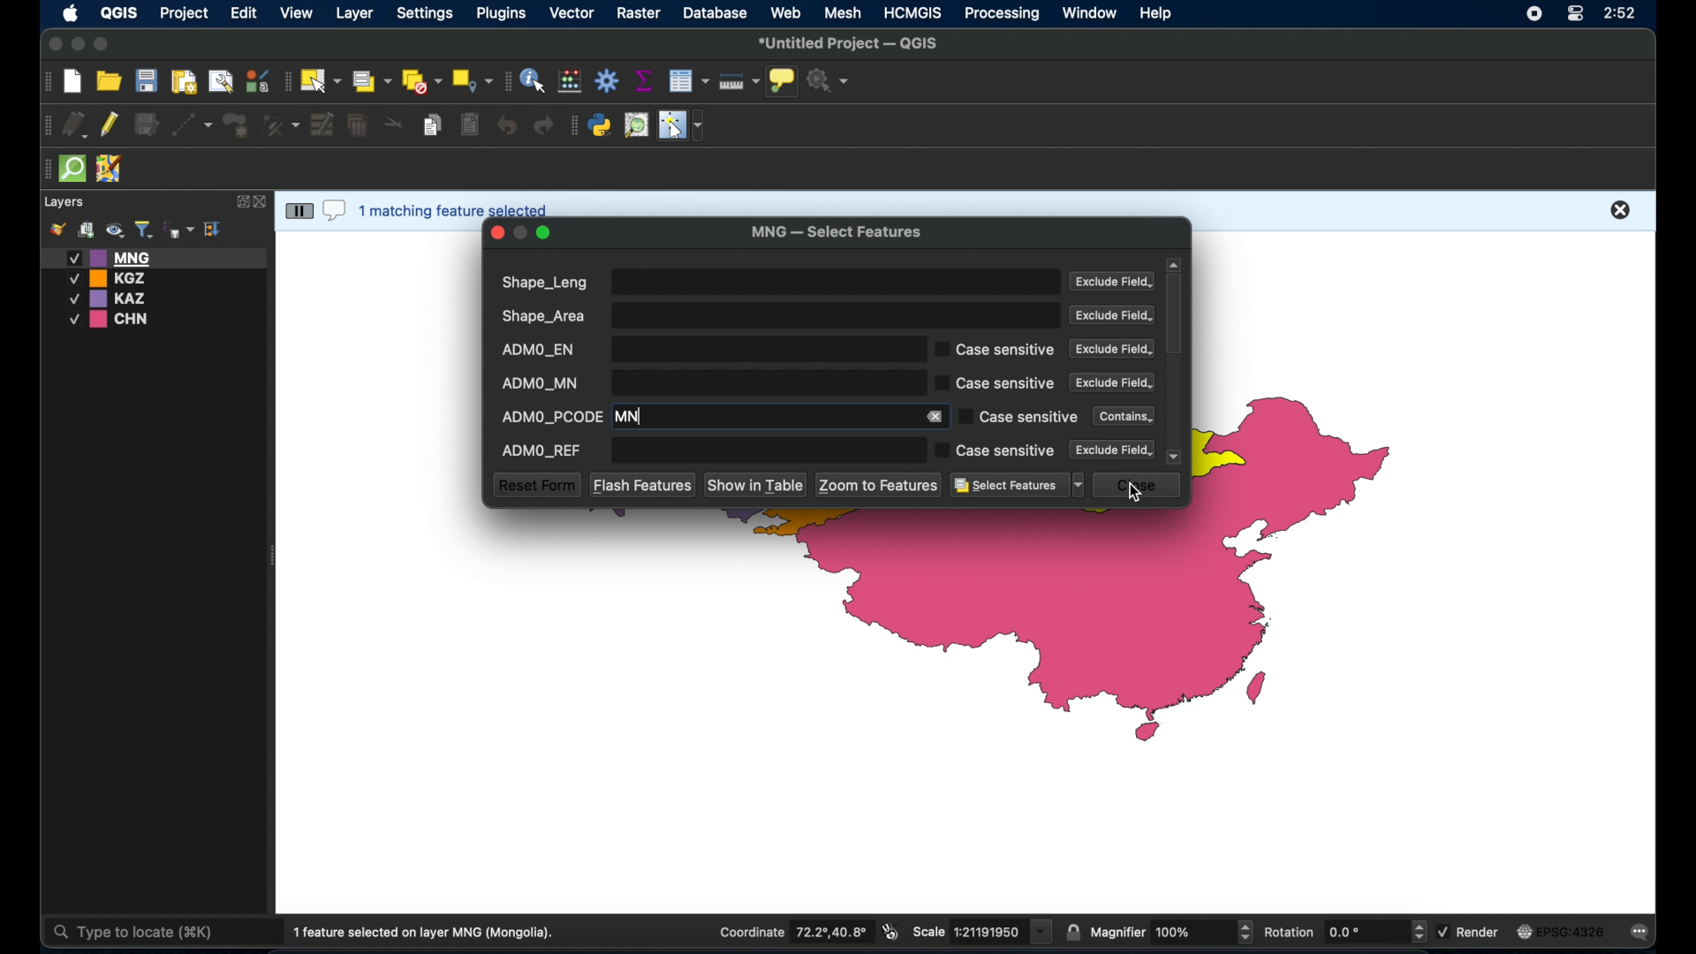 This screenshot has height=954, width=1696. Describe the element at coordinates (1003, 14) in the screenshot. I see `processing` at that location.